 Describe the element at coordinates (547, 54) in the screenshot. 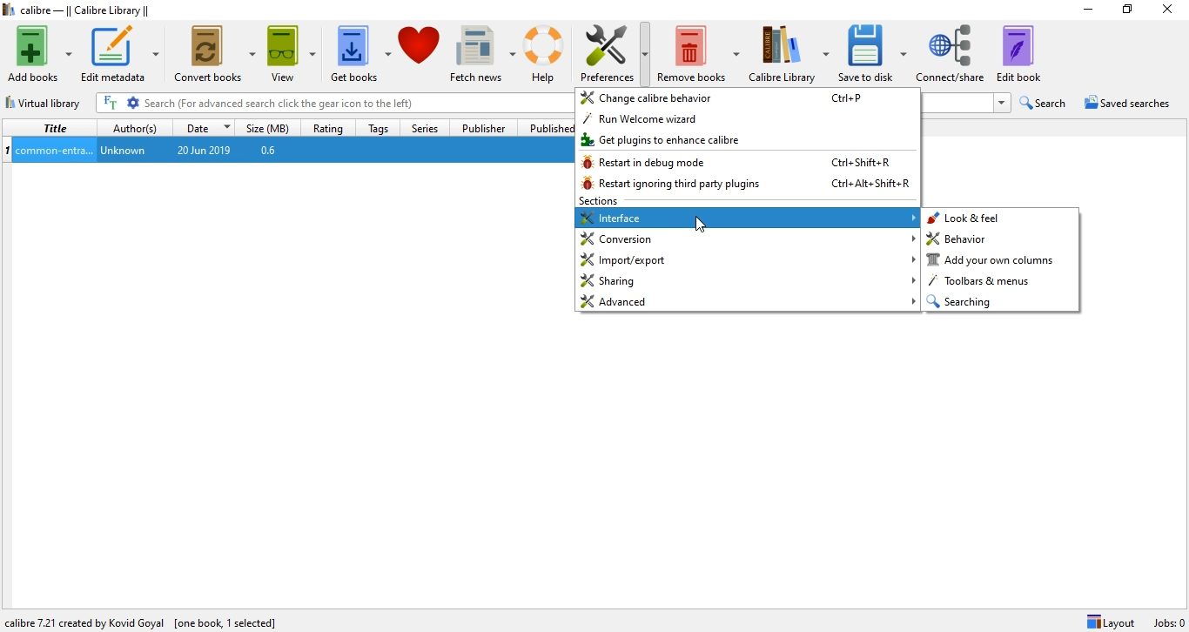

I see `Help` at that location.